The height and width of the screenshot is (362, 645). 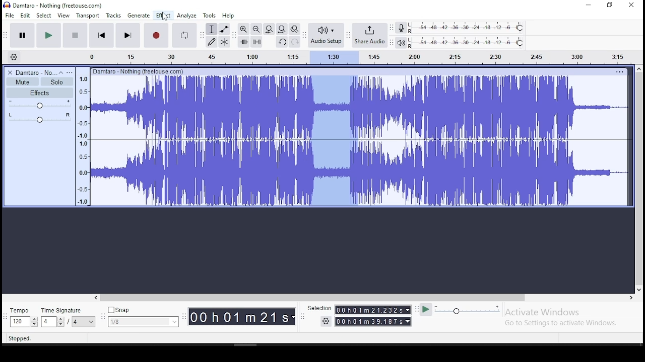 I want to click on timeline settings, so click(x=13, y=56).